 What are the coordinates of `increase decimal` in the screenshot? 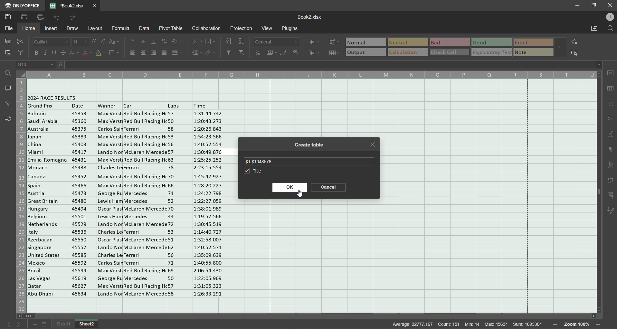 It's located at (296, 53).